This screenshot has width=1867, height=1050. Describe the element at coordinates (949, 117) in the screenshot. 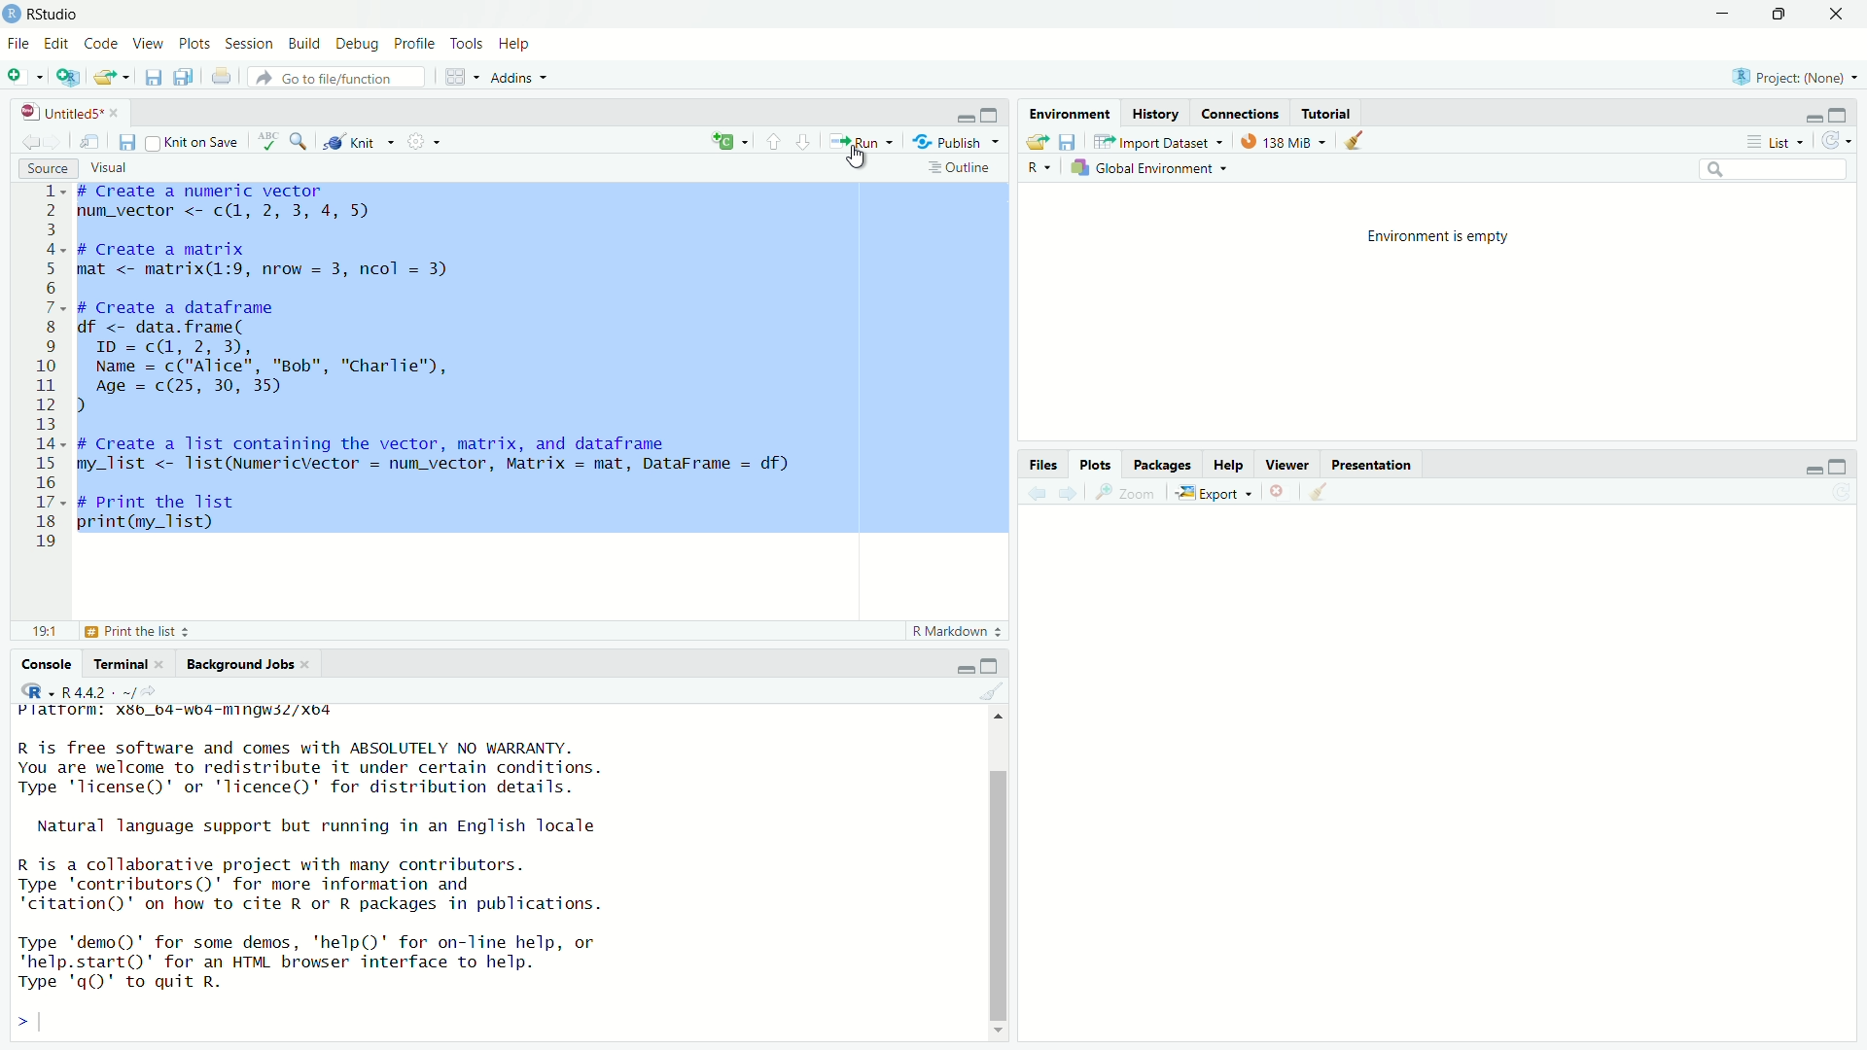

I see `minimise` at that location.